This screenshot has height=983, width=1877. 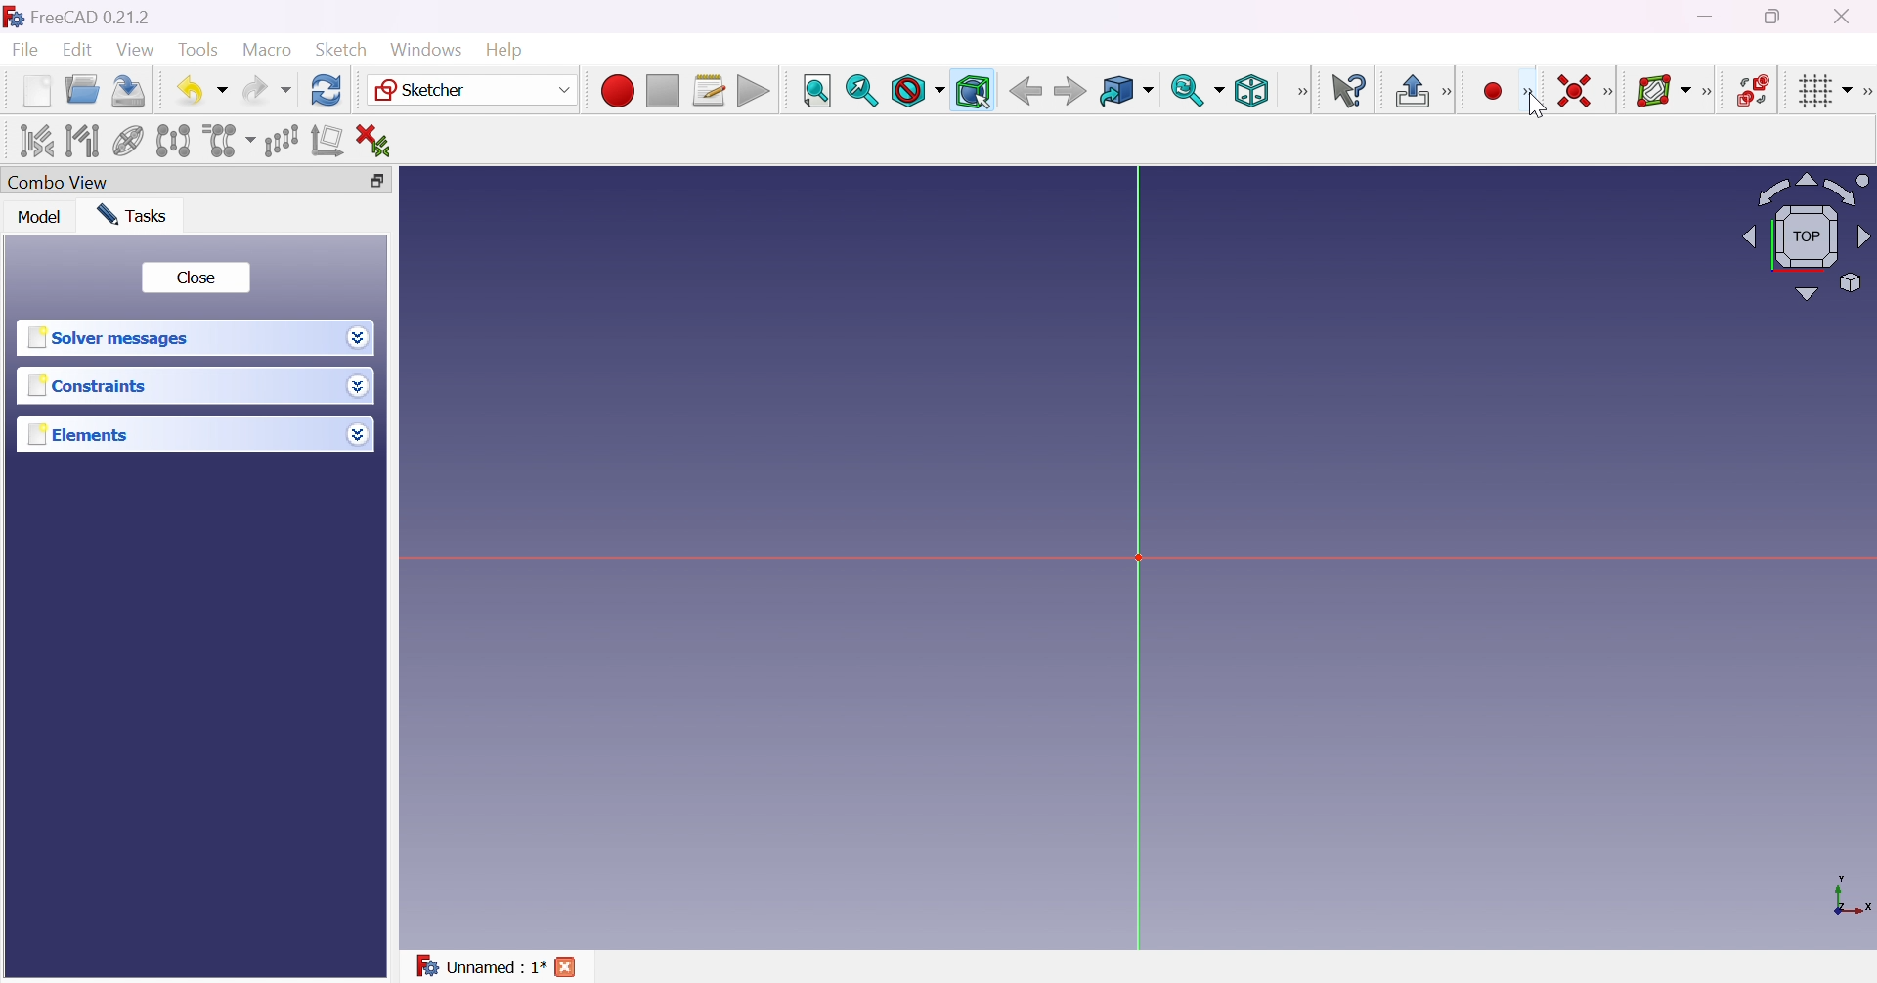 I want to click on Solver messsages, so click(x=112, y=338).